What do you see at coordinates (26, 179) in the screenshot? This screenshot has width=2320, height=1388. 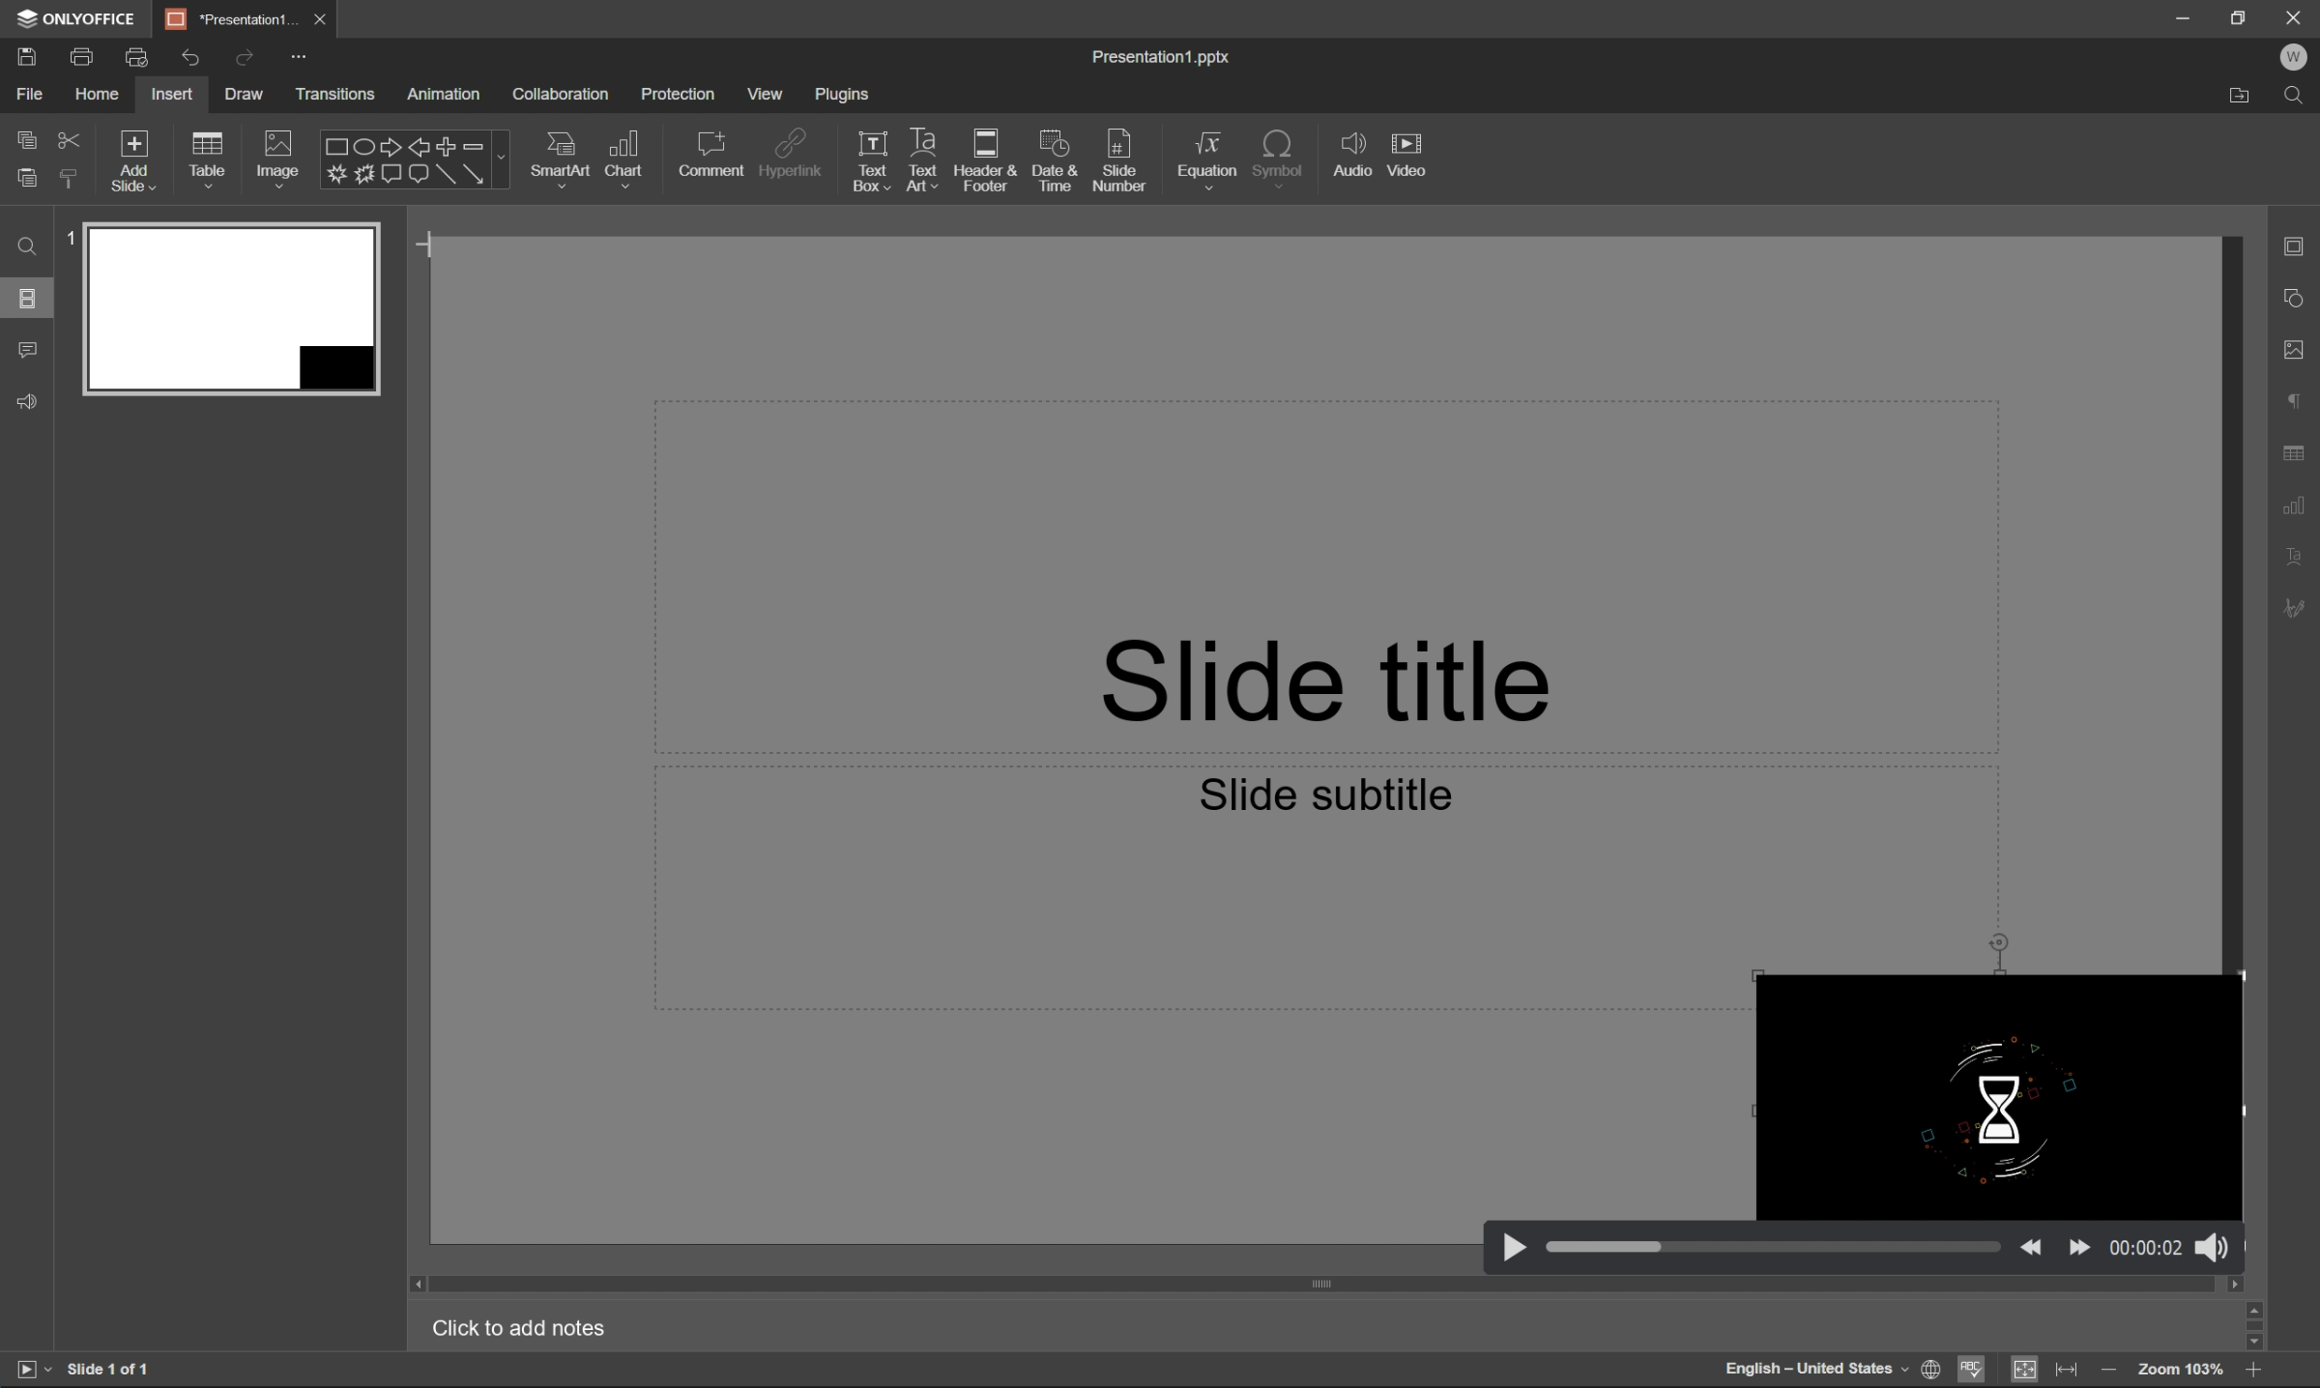 I see `paste` at bounding box center [26, 179].